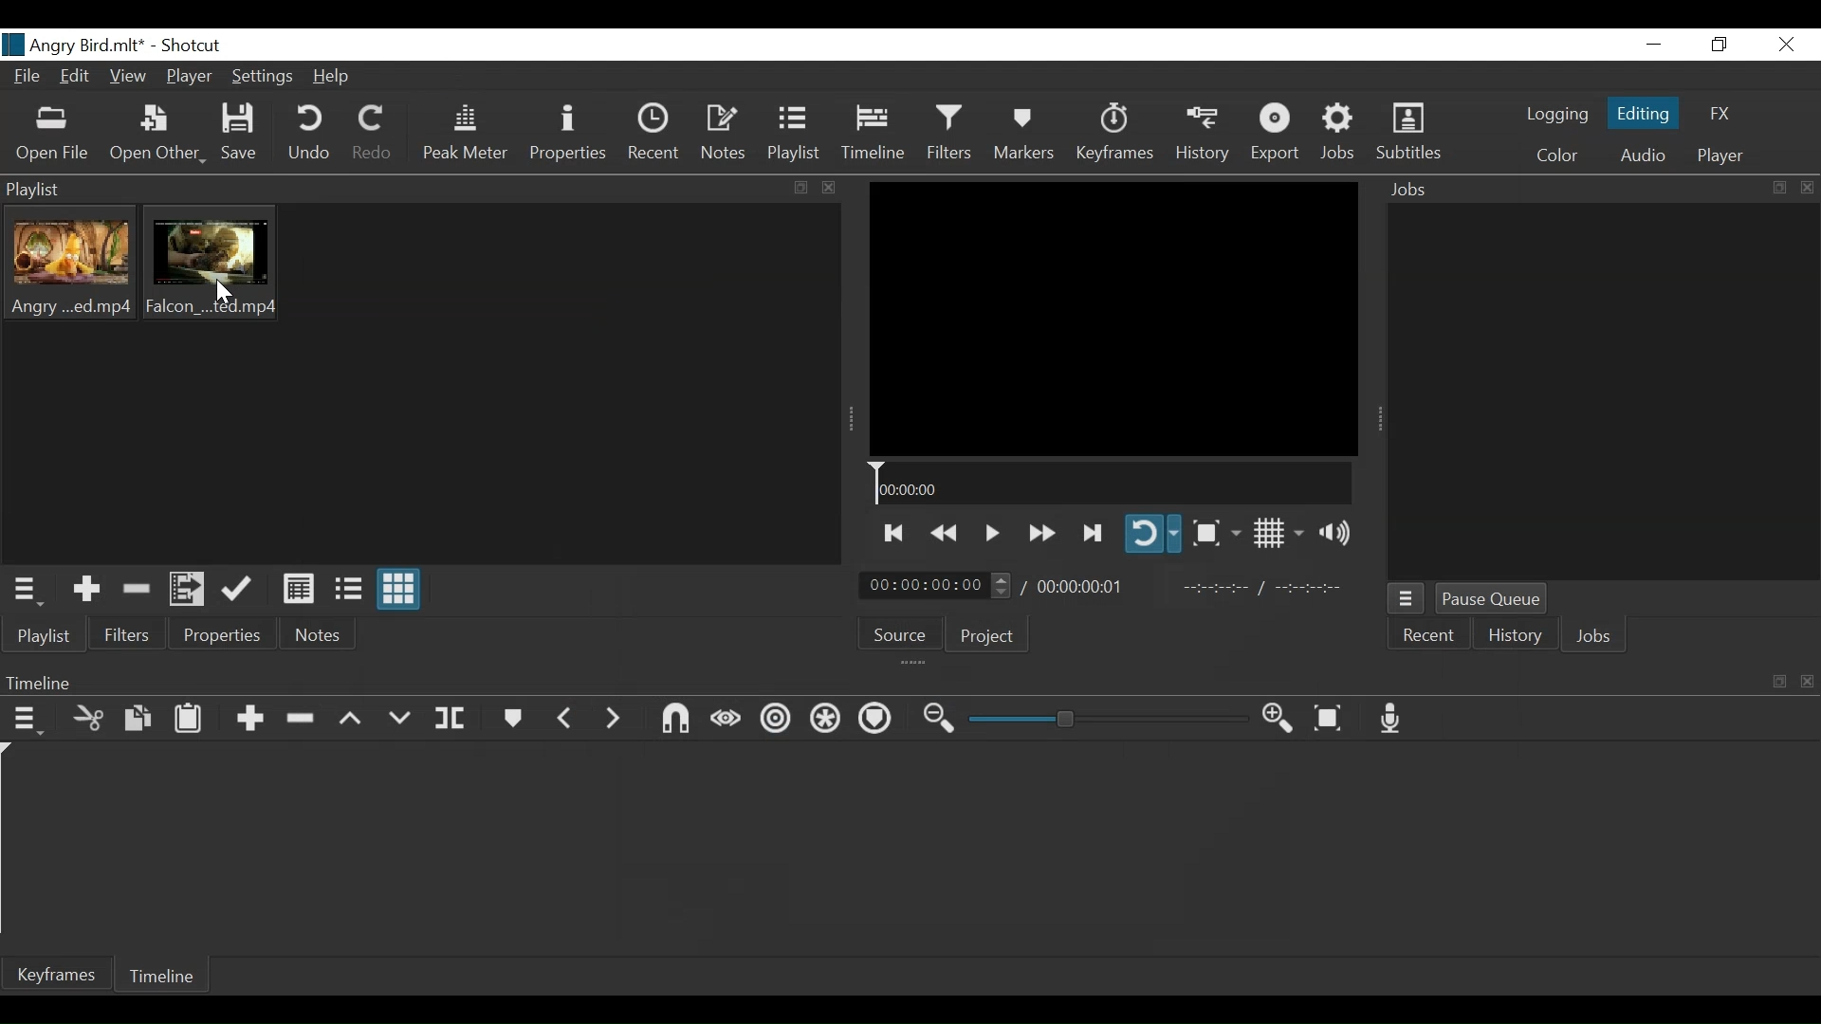 The height and width of the screenshot is (1024, 1821). Describe the element at coordinates (779, 722) in the screenshot. I see `Ripple` at that location.